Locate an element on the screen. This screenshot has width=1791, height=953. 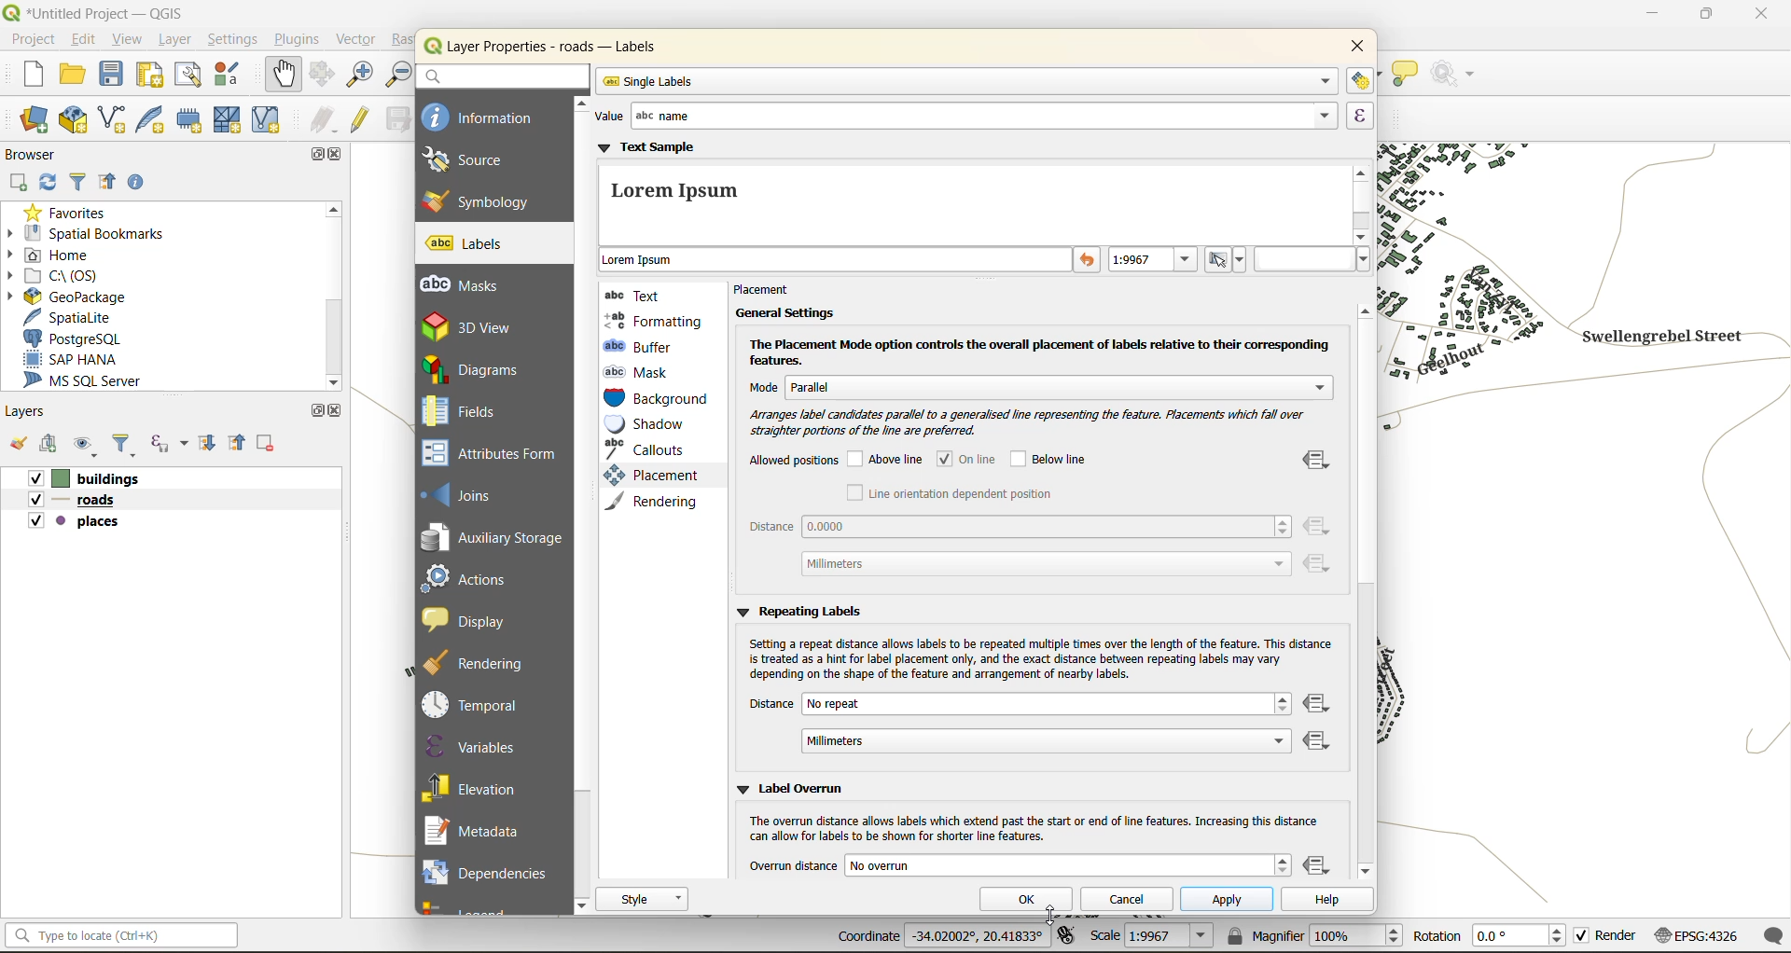
maximize is located at coordinates (1705, 18).